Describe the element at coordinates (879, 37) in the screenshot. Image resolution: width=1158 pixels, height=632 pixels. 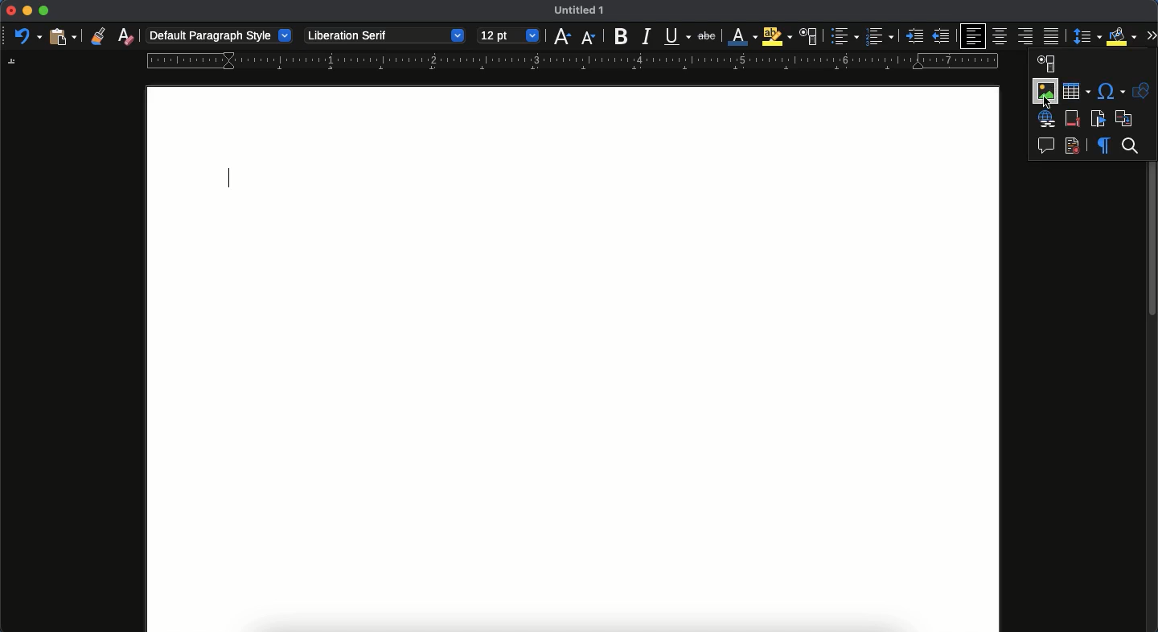
I see `number bullet` at that location.